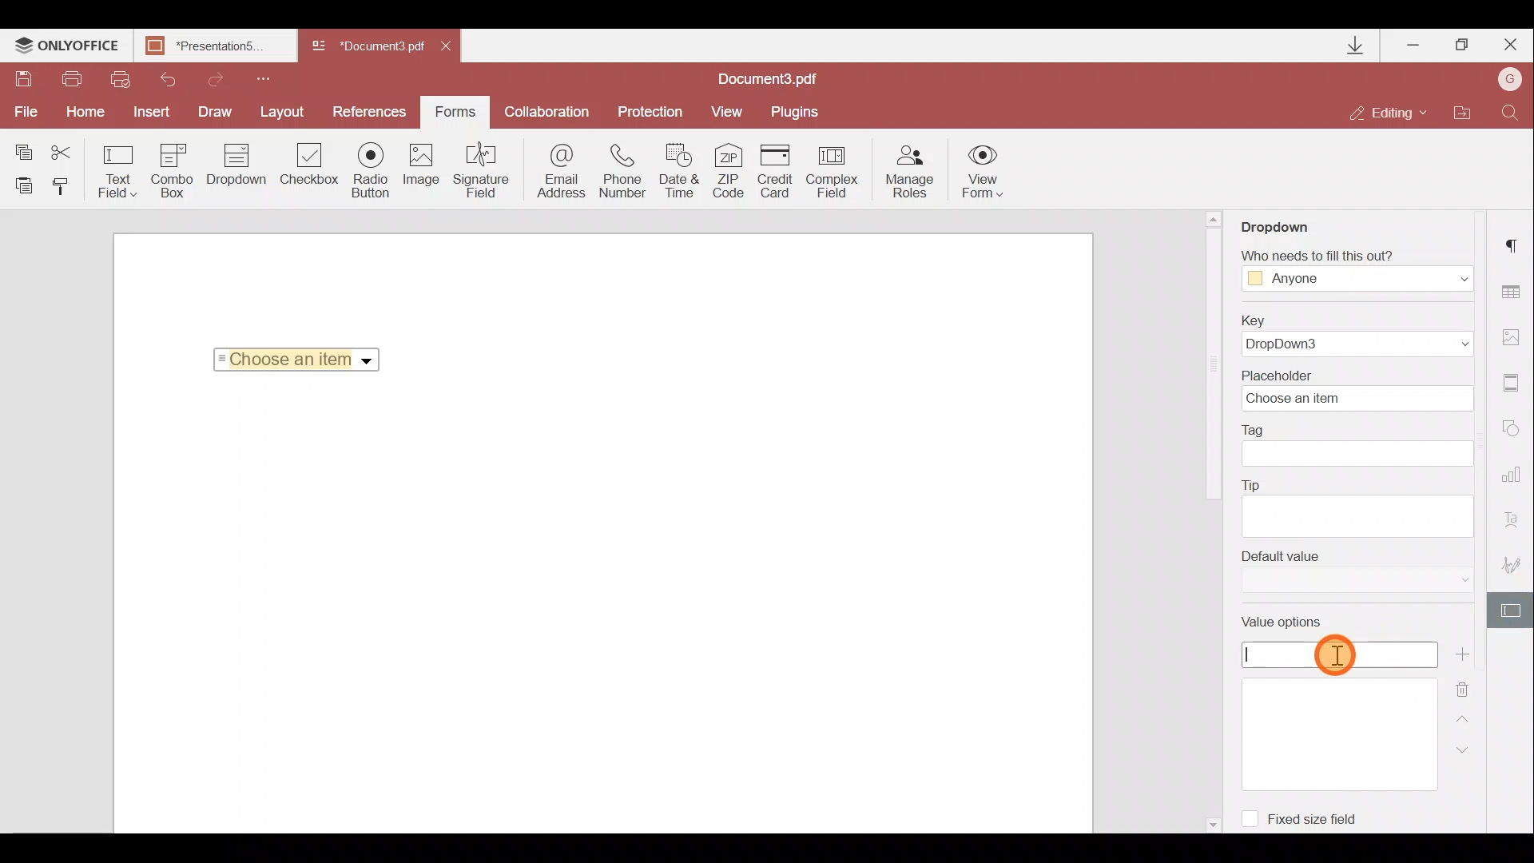 The height and width of the screenshot is (863, 1534). What do you see at coordinates (1281, 225) in the screenshot?
I see `Dropdown` at bounding box center [1281, 225].